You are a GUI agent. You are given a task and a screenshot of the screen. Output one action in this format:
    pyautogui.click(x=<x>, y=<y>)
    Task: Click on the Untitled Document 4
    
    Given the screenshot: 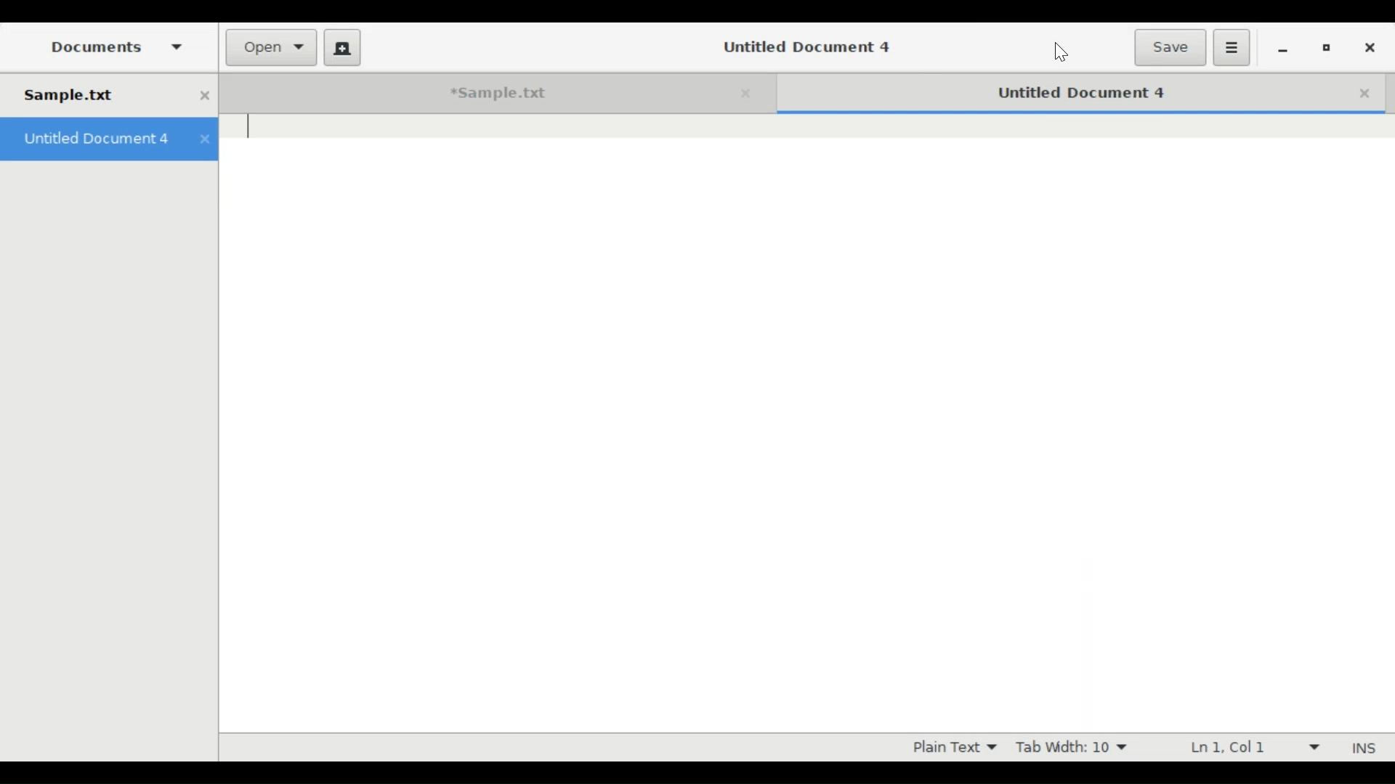 What is the action you would take?
    pyautogui.click(x=801, y=45)
    